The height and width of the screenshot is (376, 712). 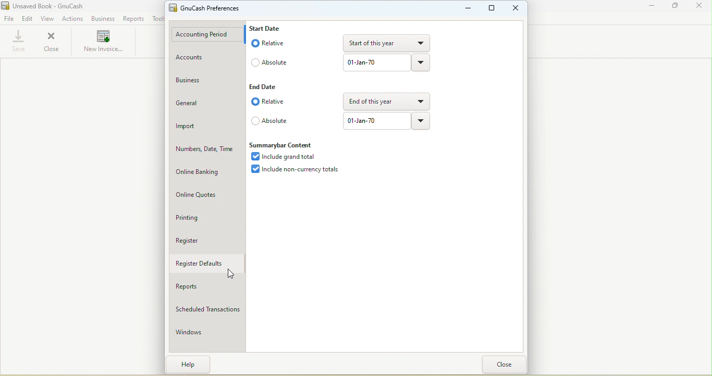 What do you see at coordinates (205, 83) in the screenshot?
I see `Business` at bounding box center [205, 83].